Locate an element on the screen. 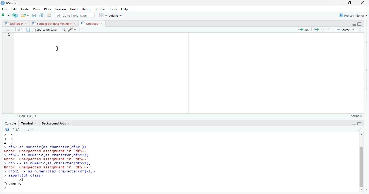  Console is located at coordinates (11, 123).